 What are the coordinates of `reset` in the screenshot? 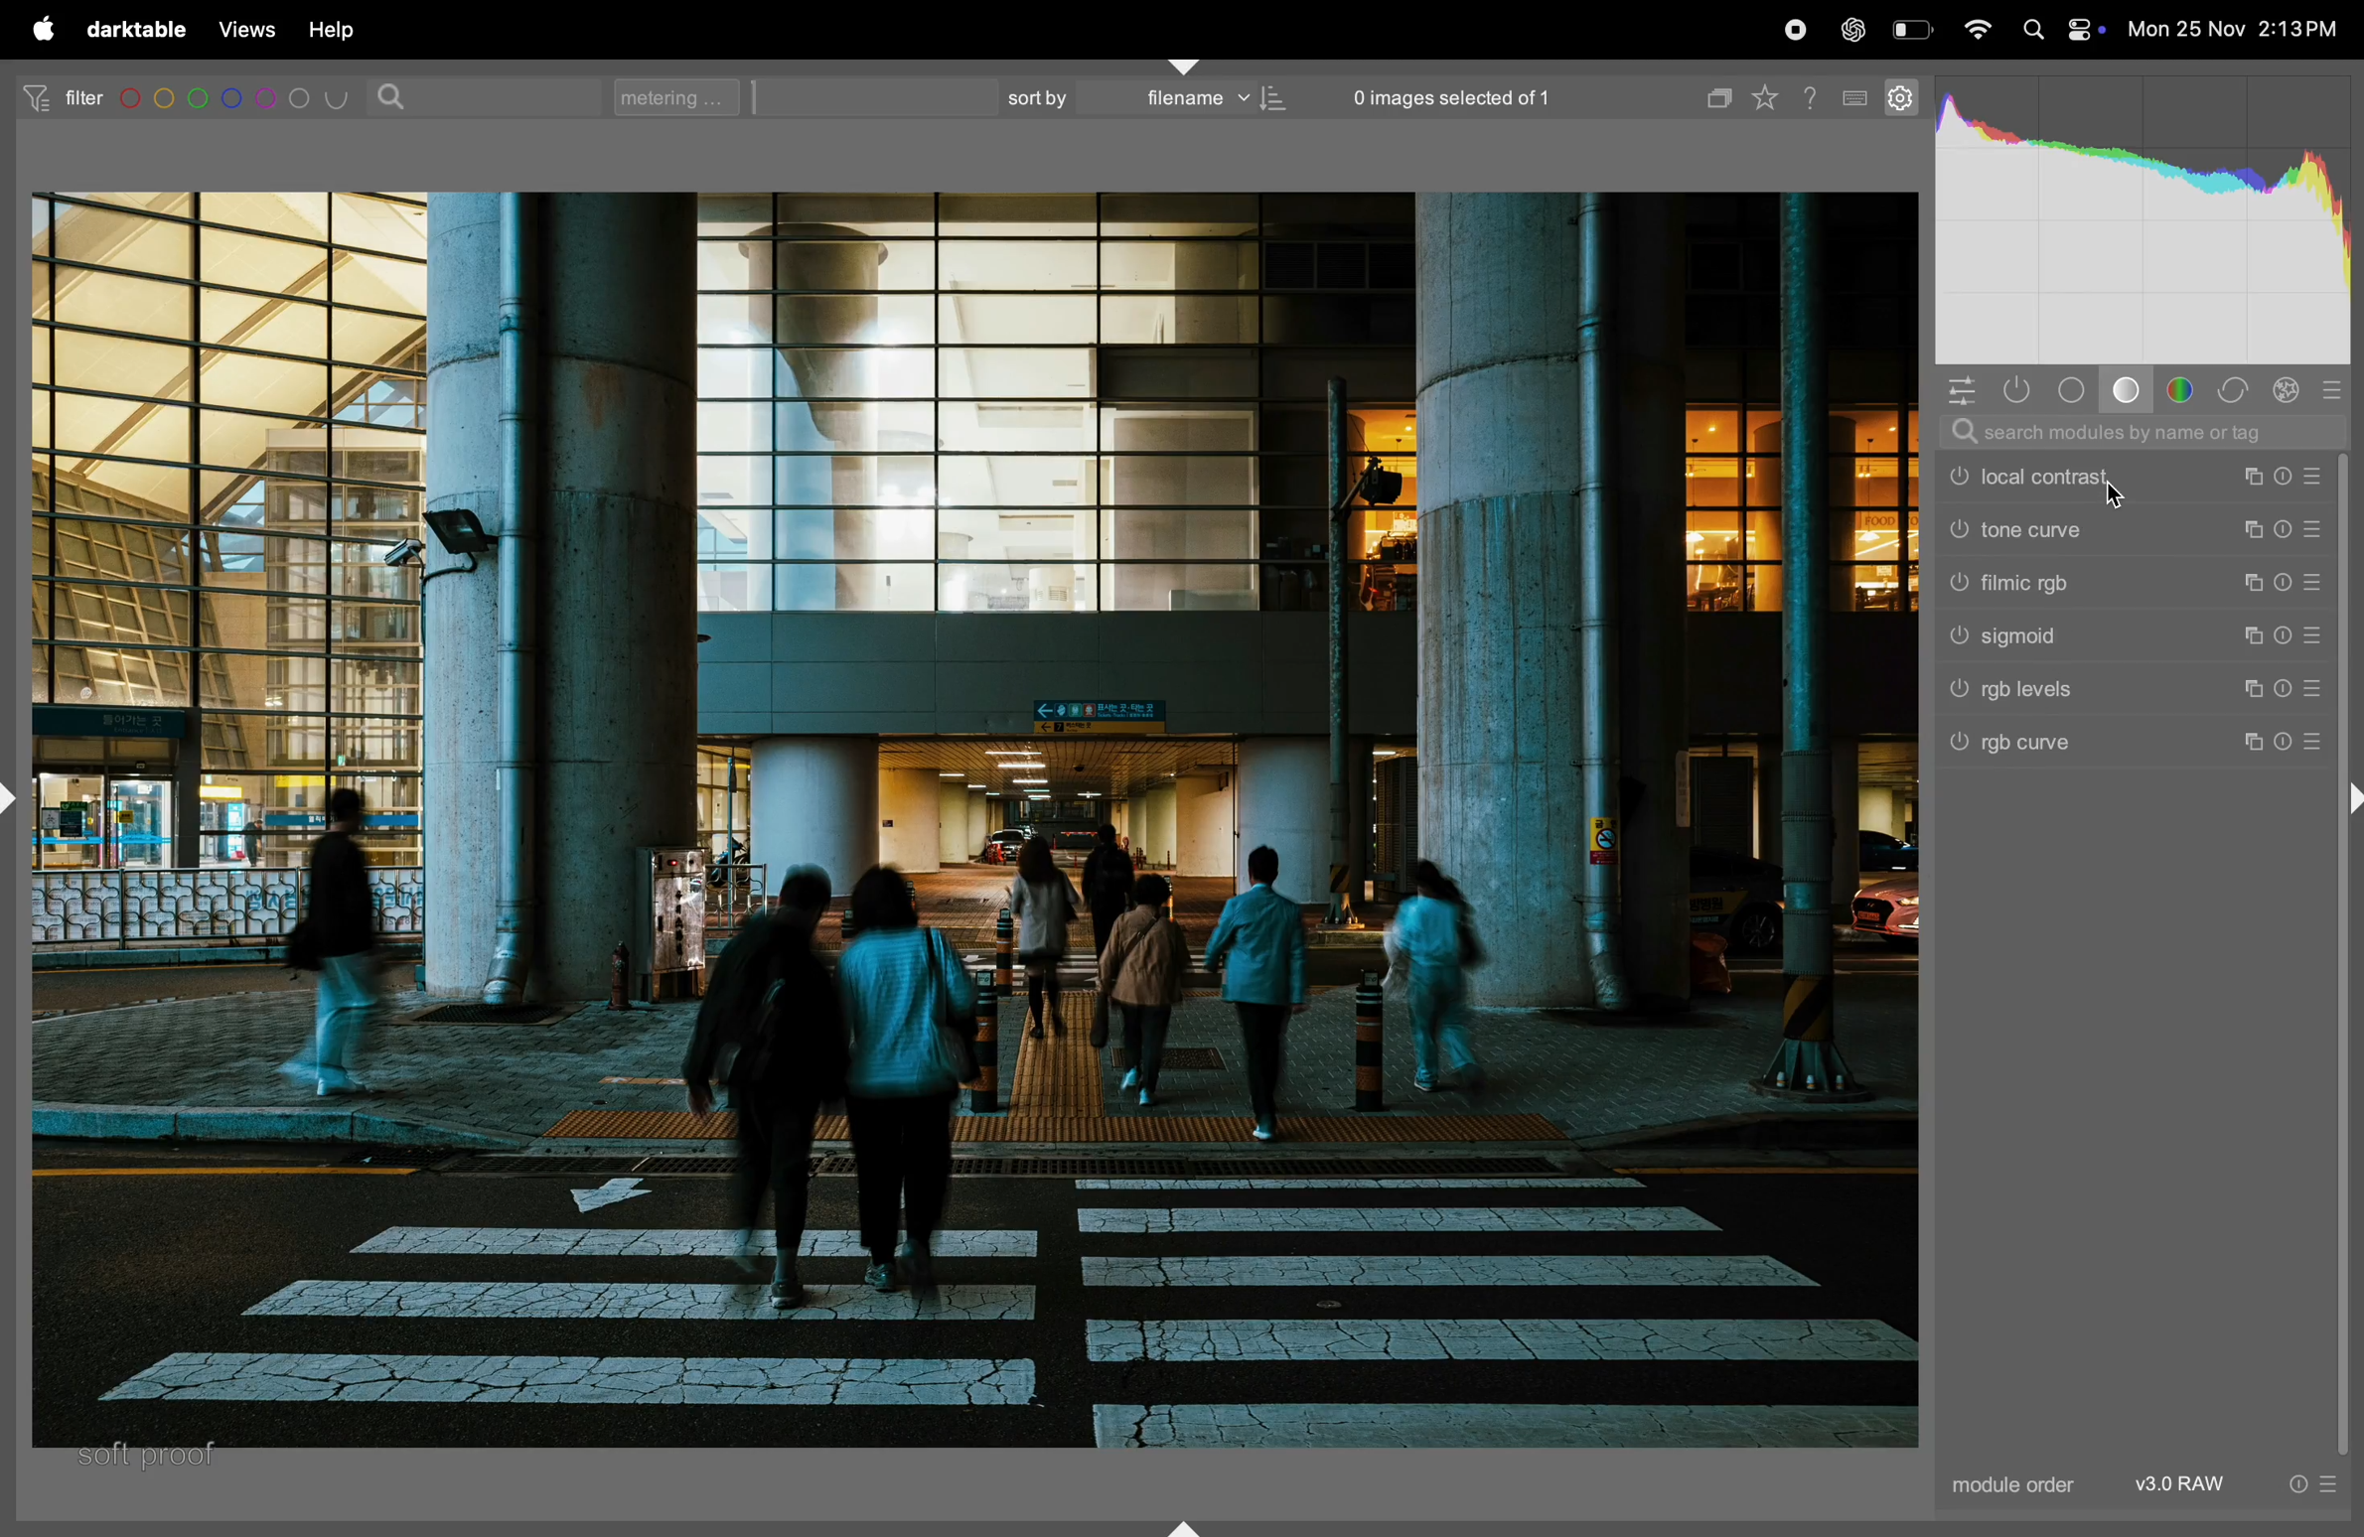 It's located at (2284, 582).